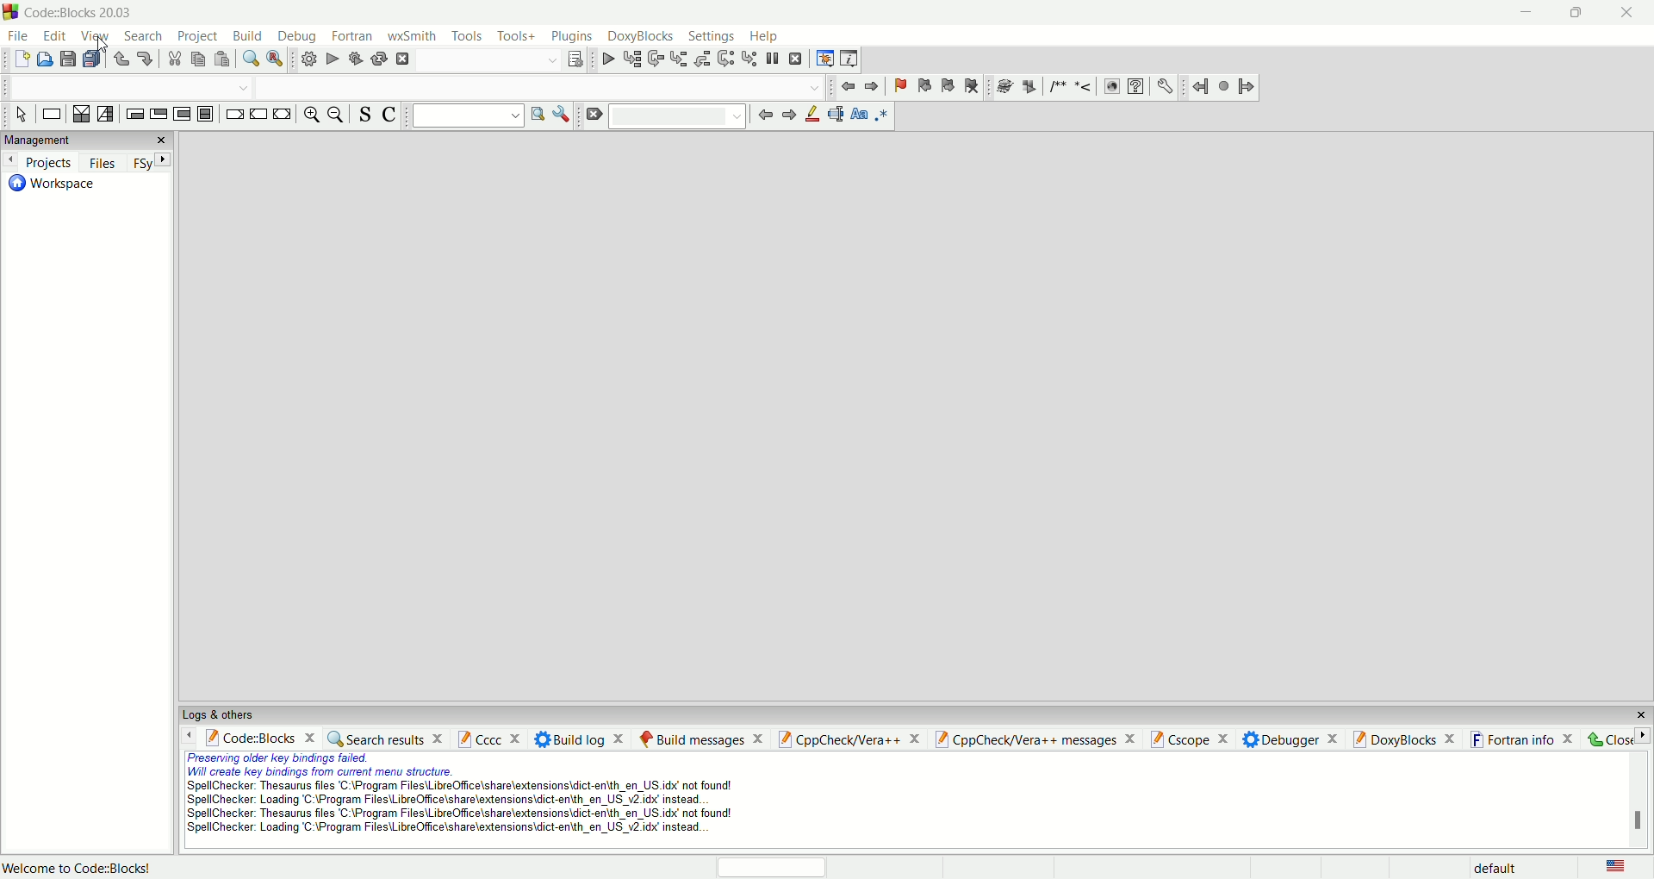  Describe the element at coordinates (467, 36) in the screenshot. I see `tools` at that location.